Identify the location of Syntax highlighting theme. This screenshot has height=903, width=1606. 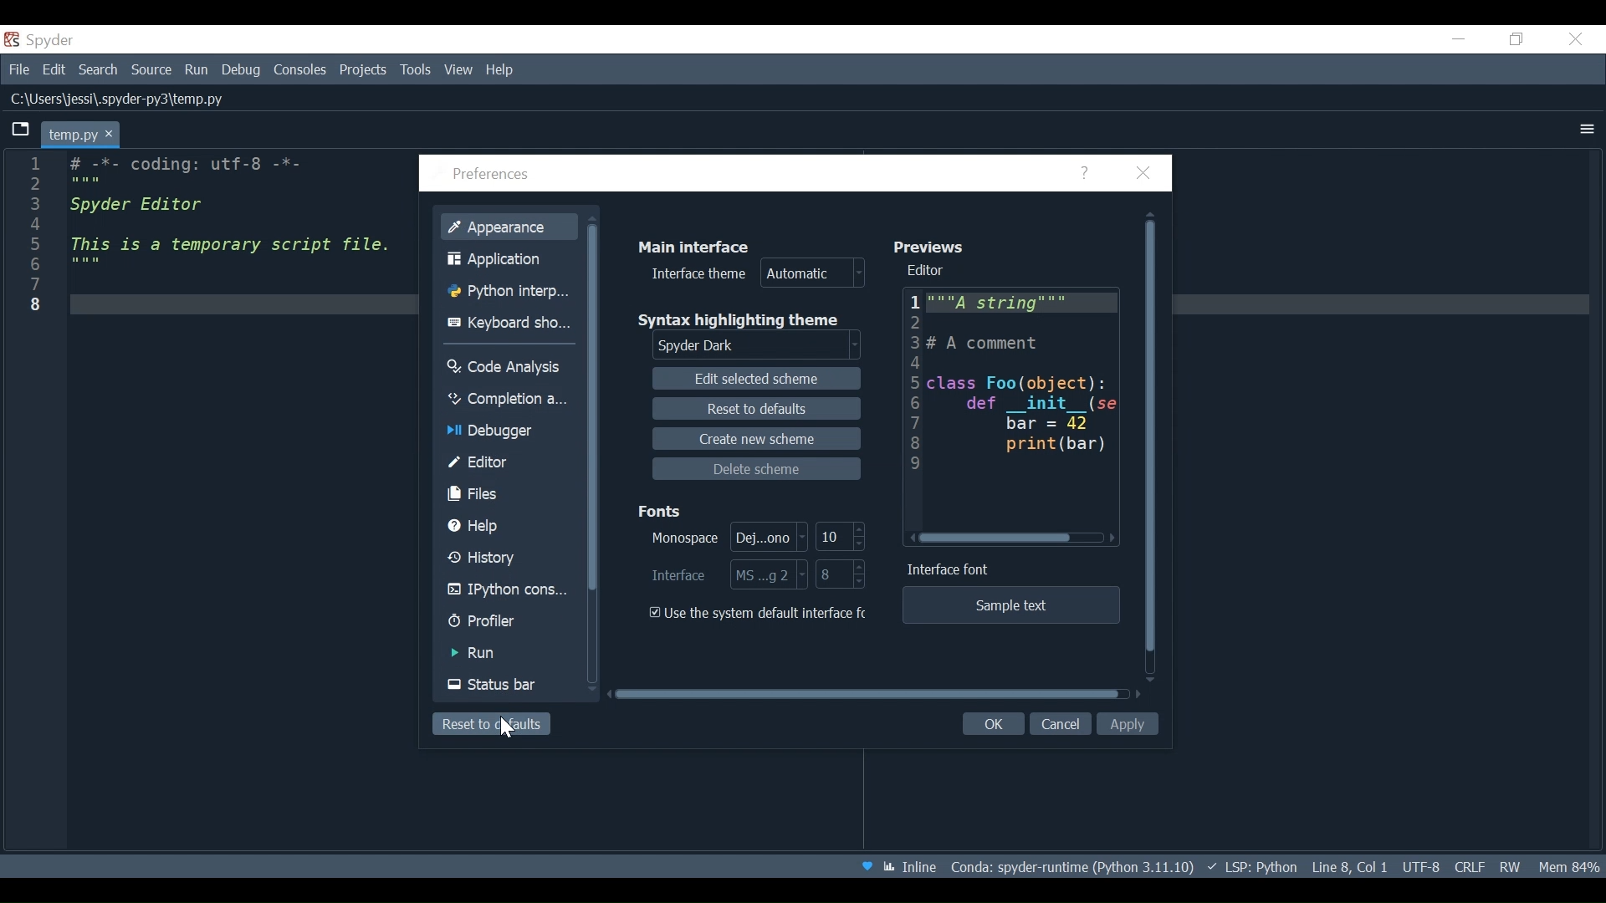
(749, 319).